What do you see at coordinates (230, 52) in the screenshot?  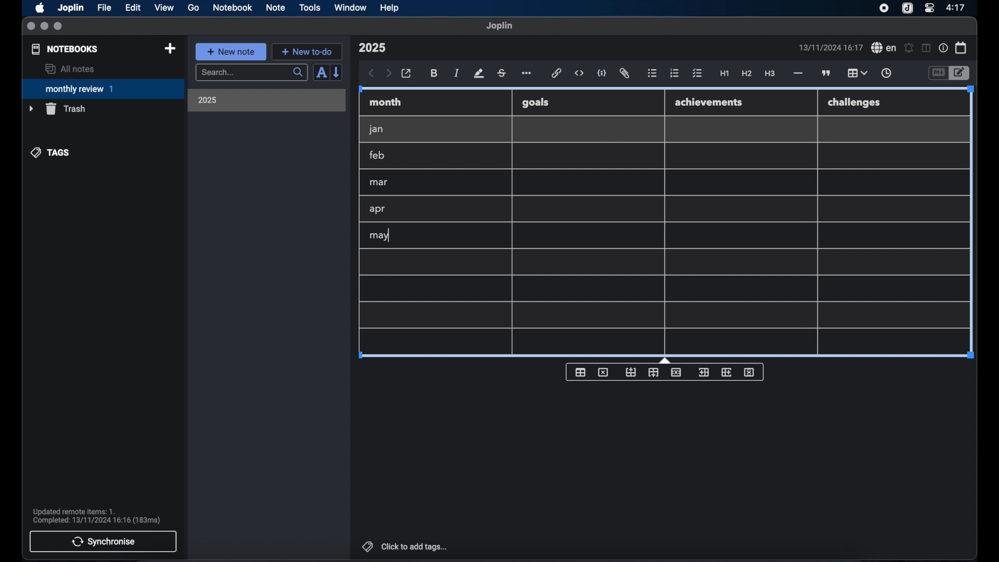 I see `new note` at bounding box center [230, 52].